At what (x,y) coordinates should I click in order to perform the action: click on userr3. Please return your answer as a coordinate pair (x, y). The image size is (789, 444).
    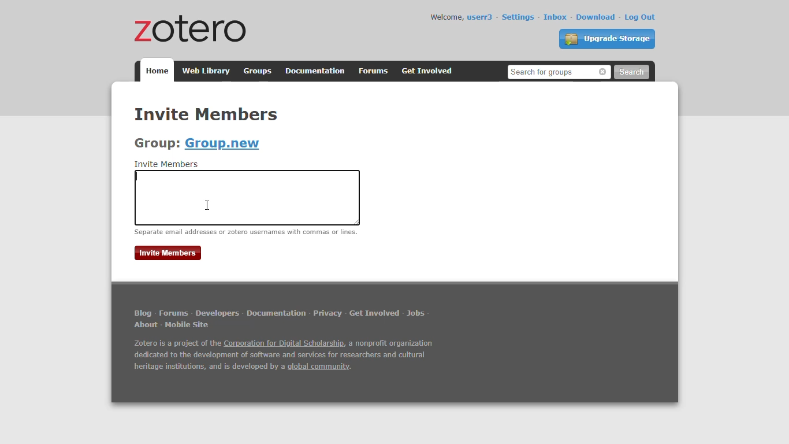
    Looking at the image, I should click on (479, 17).